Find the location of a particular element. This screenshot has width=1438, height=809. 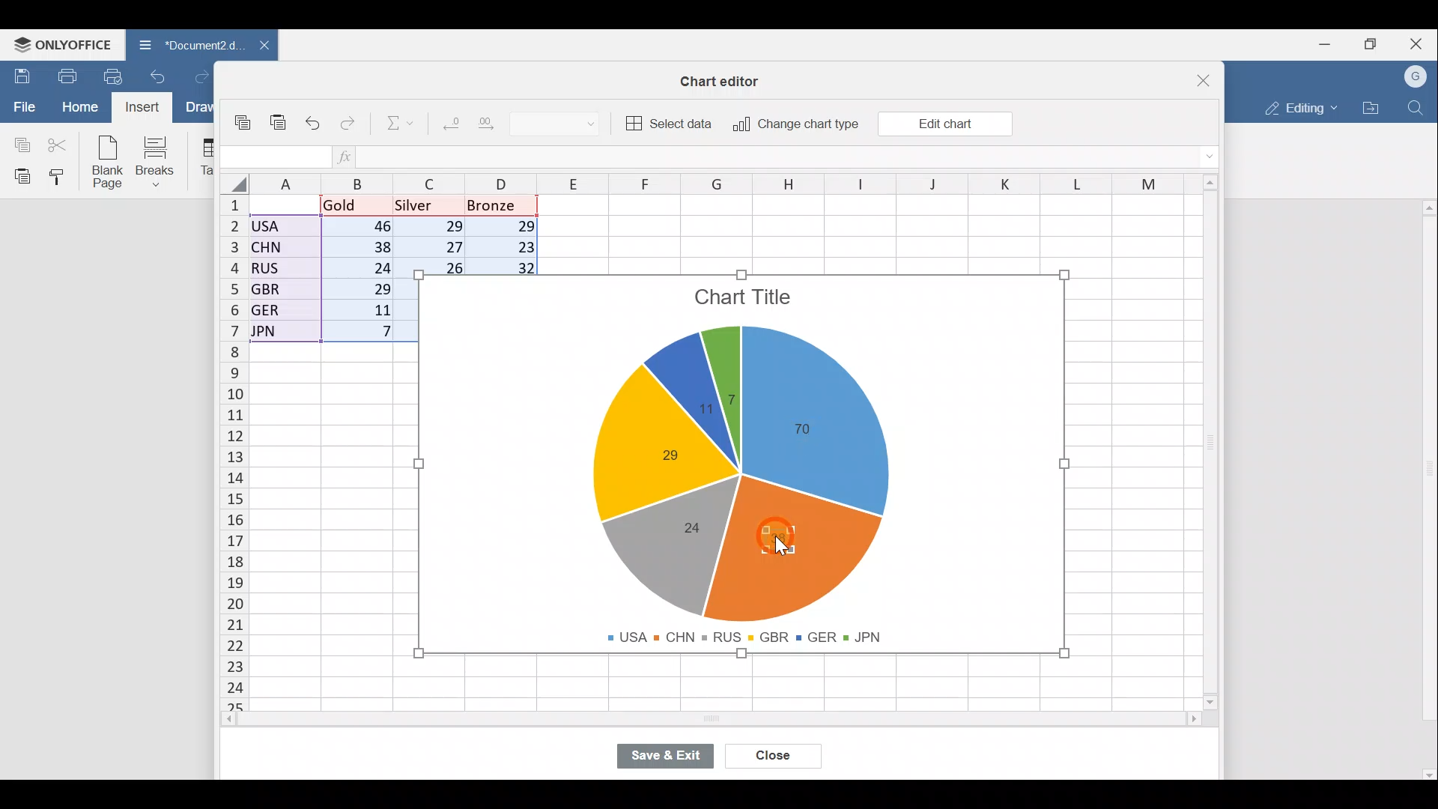

Breaks is located at coordinates (158, 163).